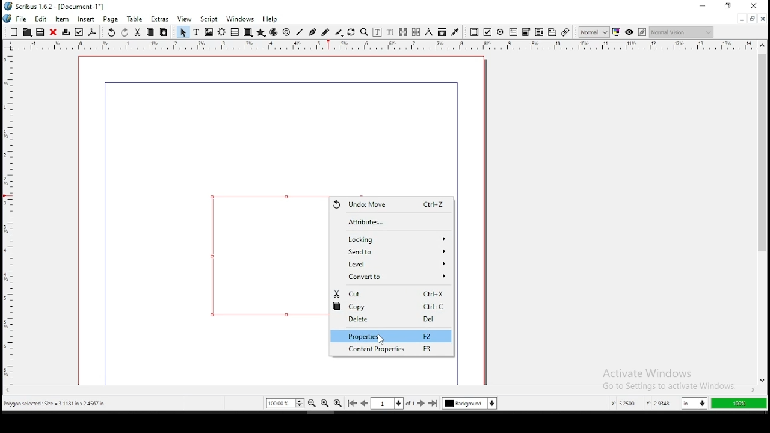 This screenshot has width=770, height=433. Describe the element at coordinates (442, 32) in the screenshot. I see `copy item properties` at that location.